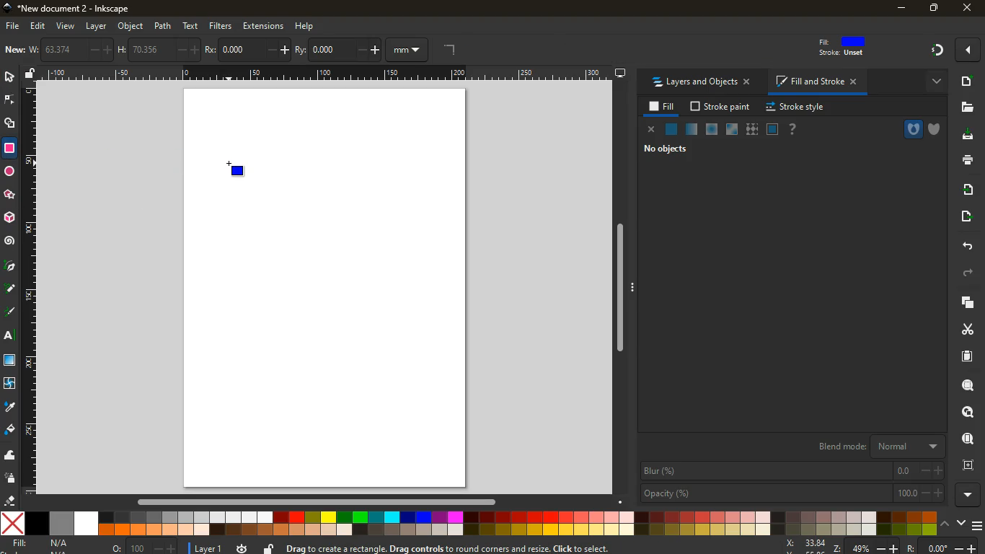 This screenshot has height=554, width=985. I want to click on blend mode, so click(881, 446).